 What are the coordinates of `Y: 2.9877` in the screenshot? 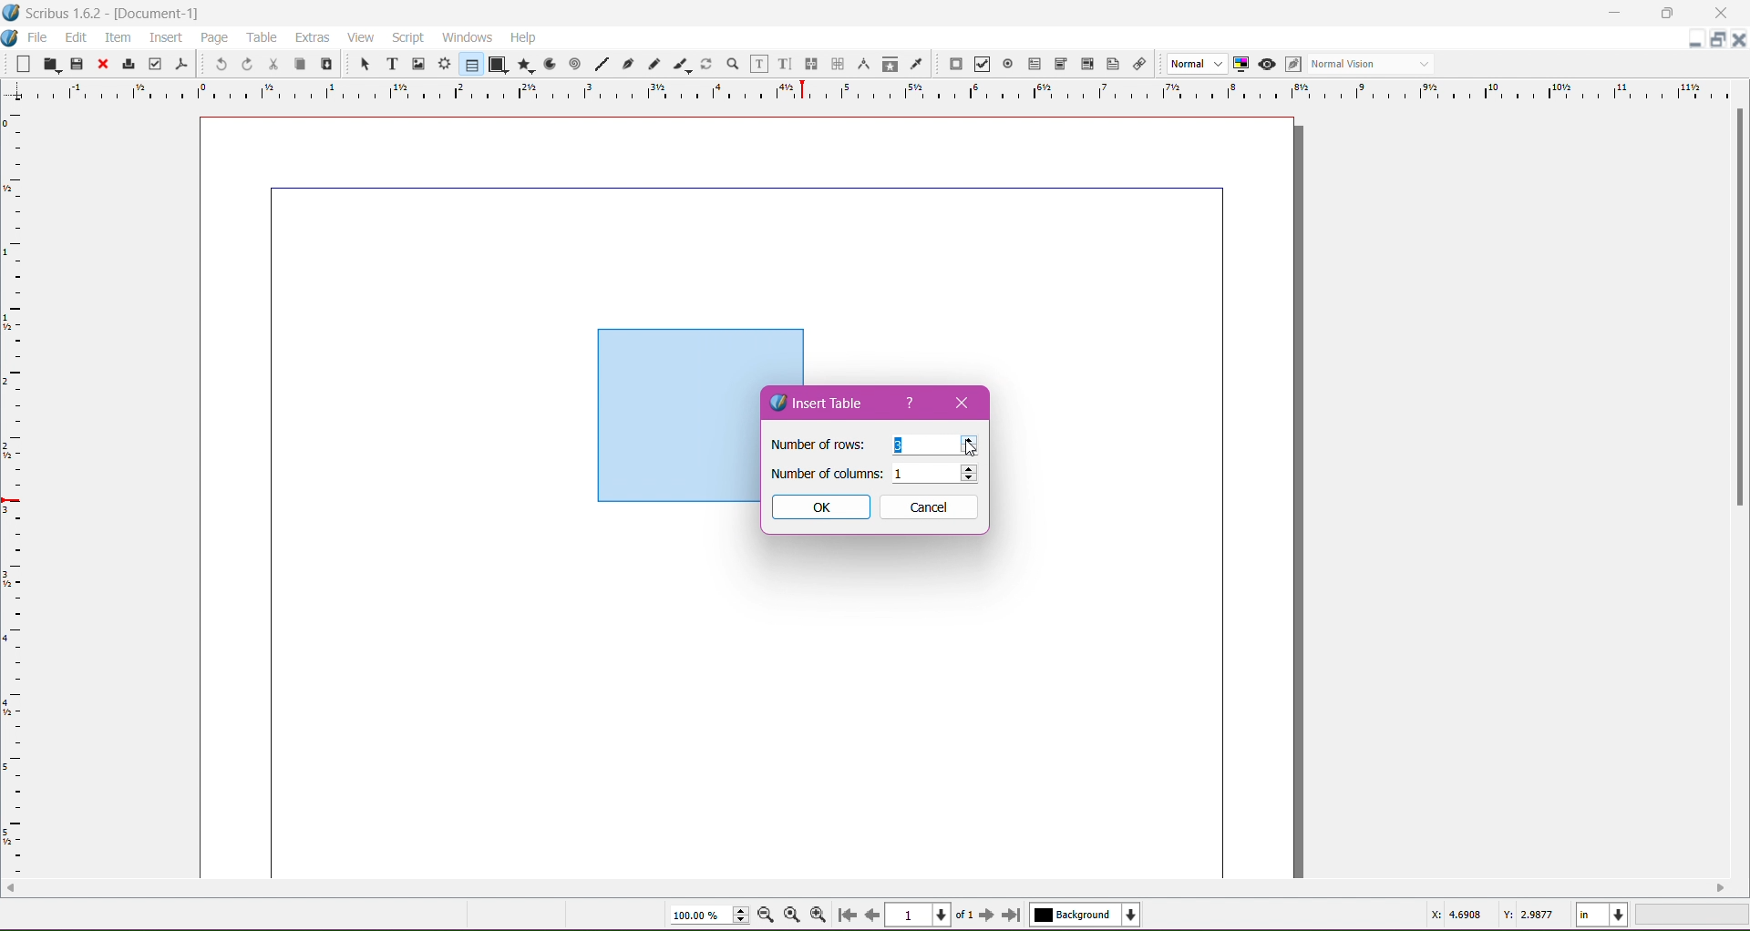 It's located at (1525, 915).